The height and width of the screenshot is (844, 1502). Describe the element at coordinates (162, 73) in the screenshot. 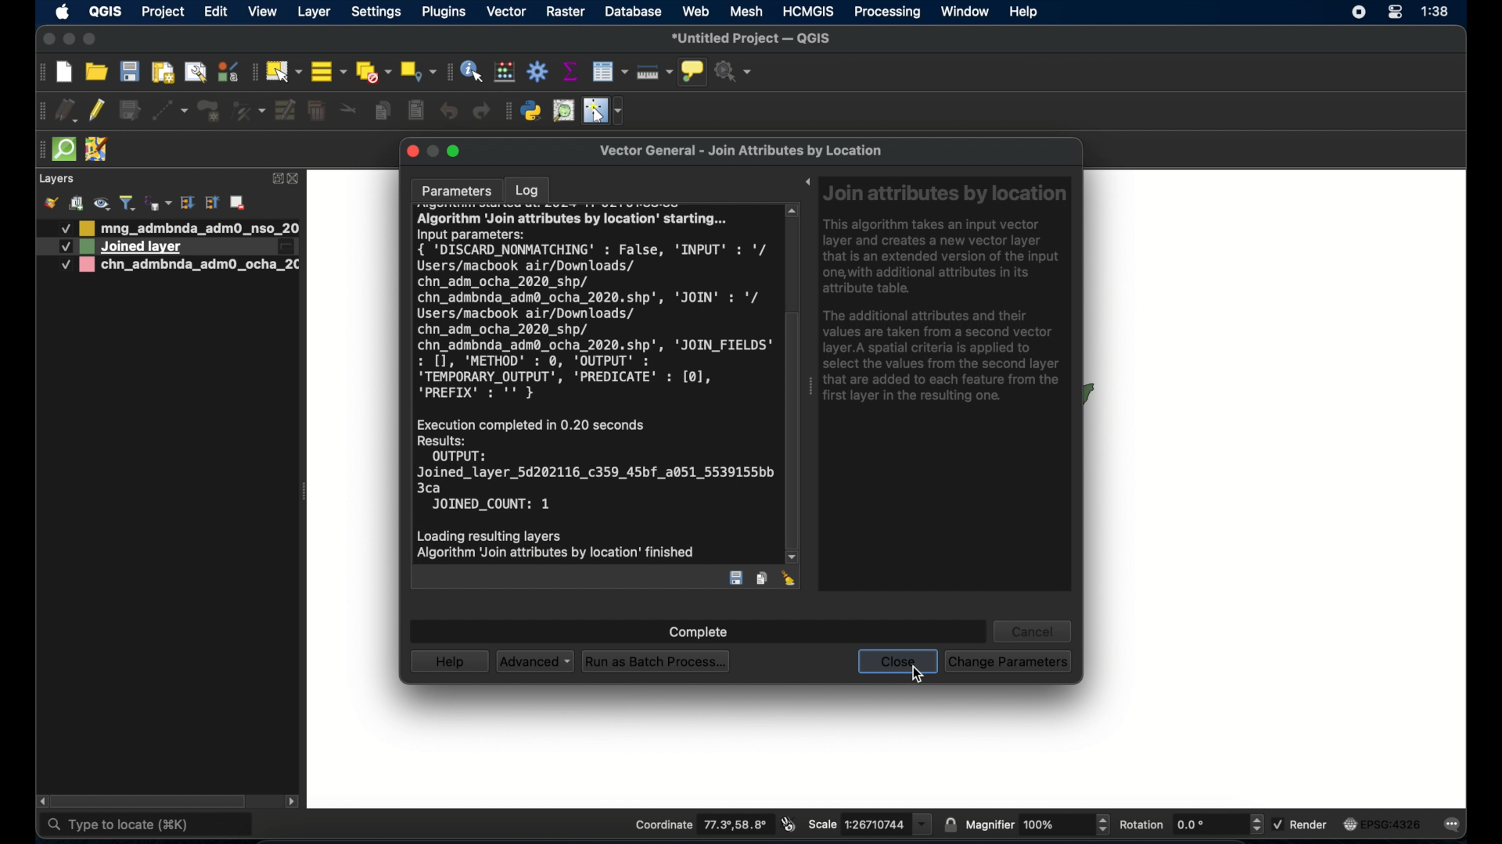

I see `print layout` at that location.